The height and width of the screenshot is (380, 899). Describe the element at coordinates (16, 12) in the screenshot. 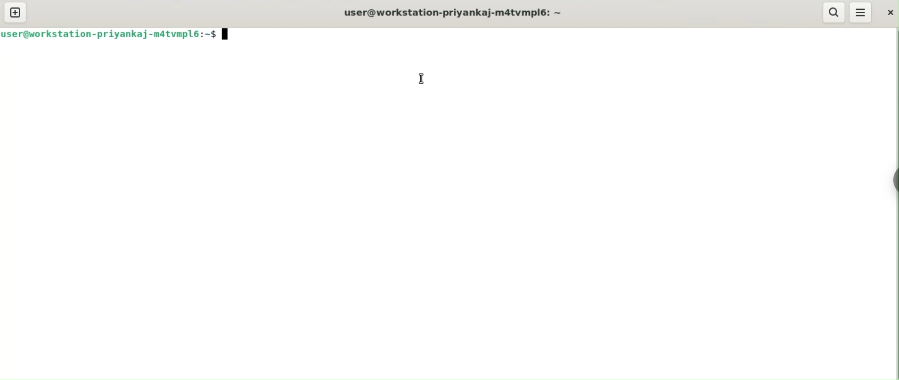

I see `new tab` at that location.